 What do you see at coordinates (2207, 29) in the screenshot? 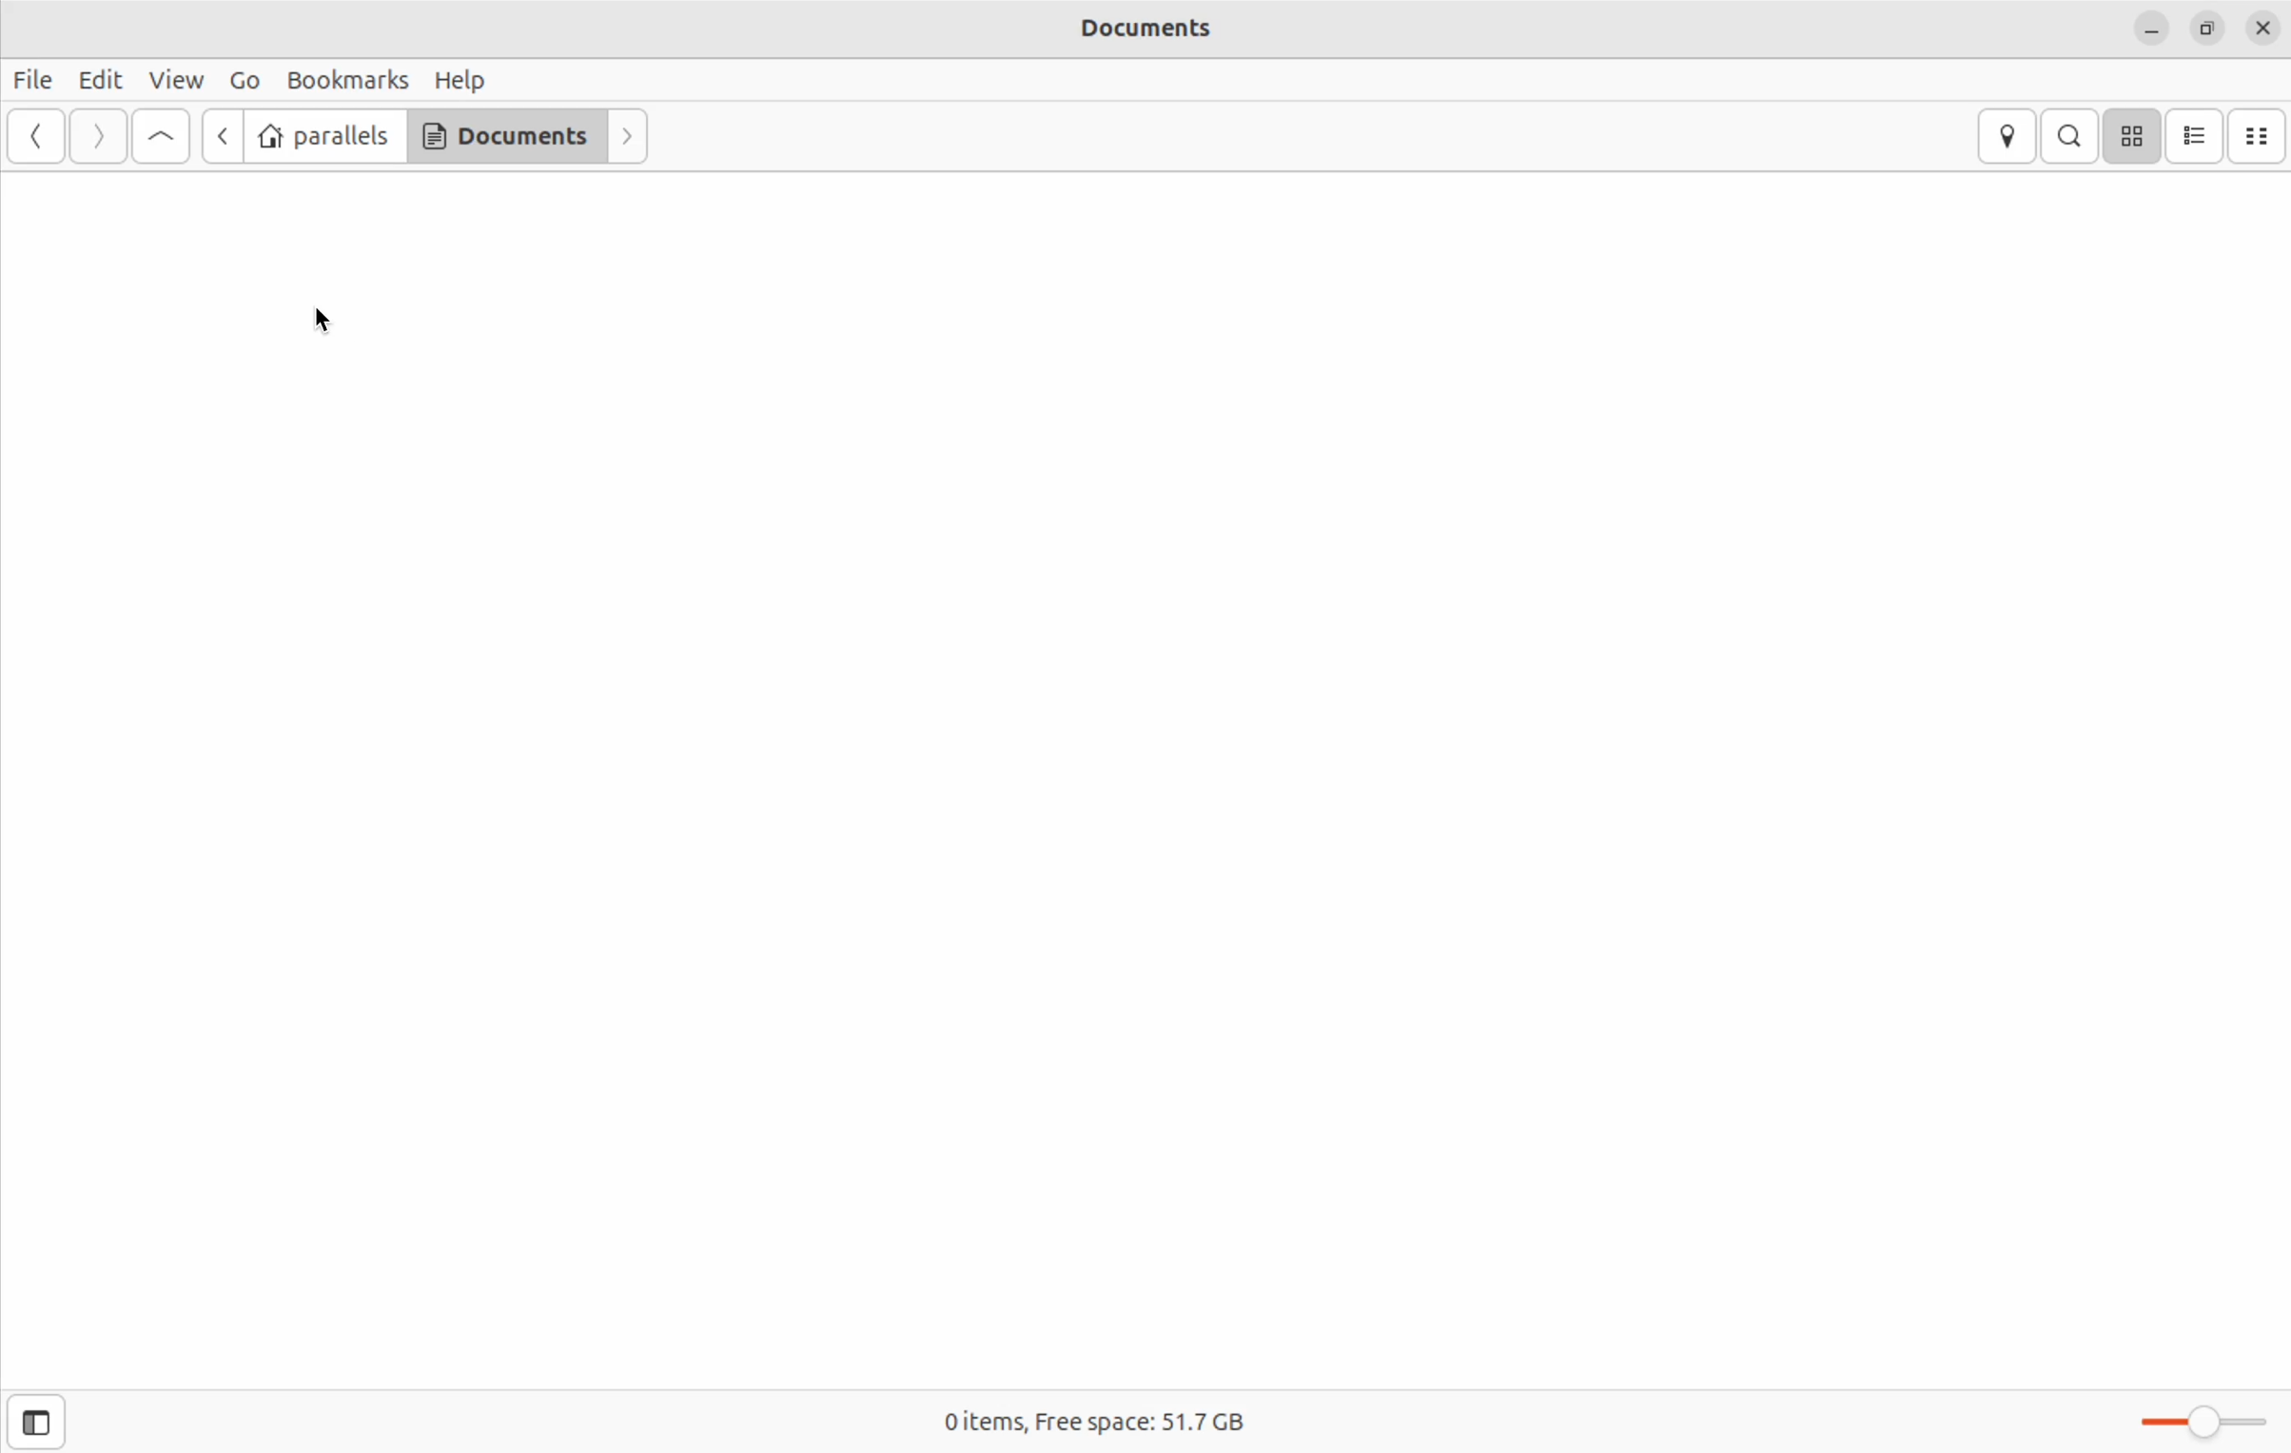
I see `resize` at bounding box center [2207, 29].